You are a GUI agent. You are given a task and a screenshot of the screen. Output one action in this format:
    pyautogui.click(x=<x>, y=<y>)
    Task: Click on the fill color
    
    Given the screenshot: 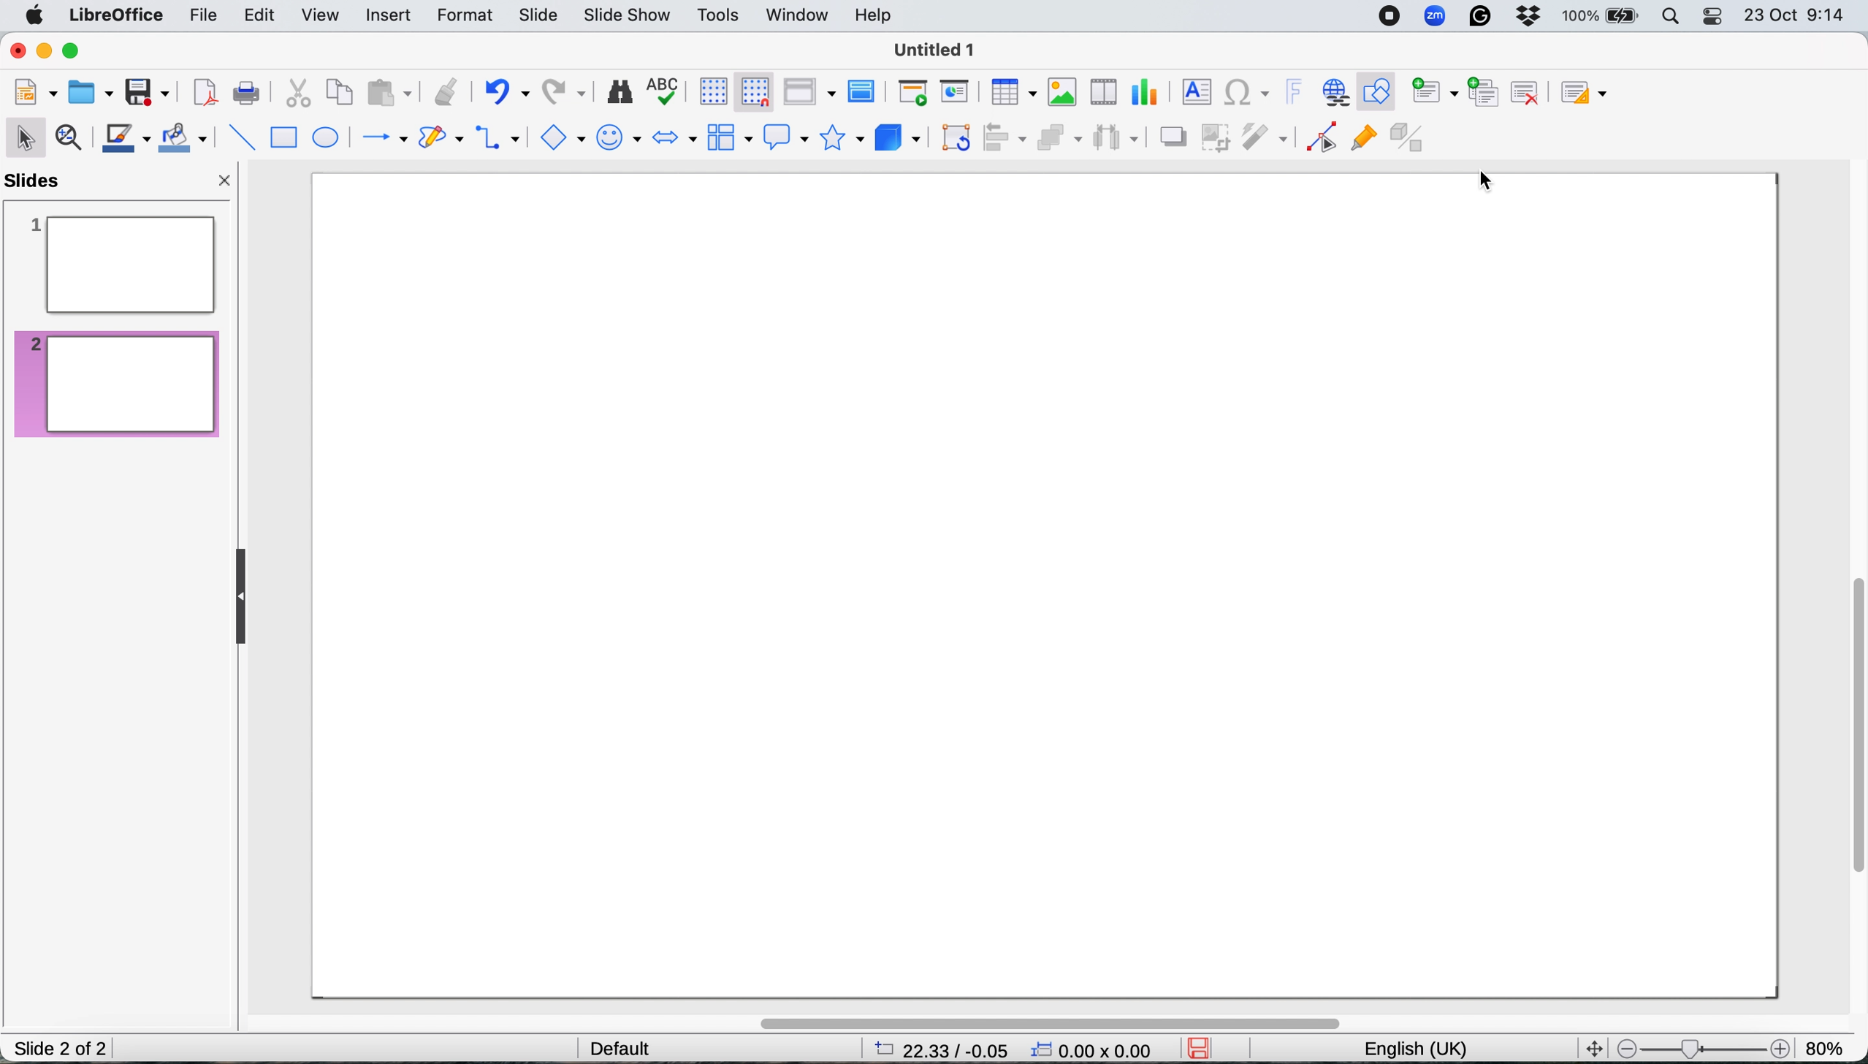 What is the action you would take?
    pyautogui.click(x=183, y=140)
    